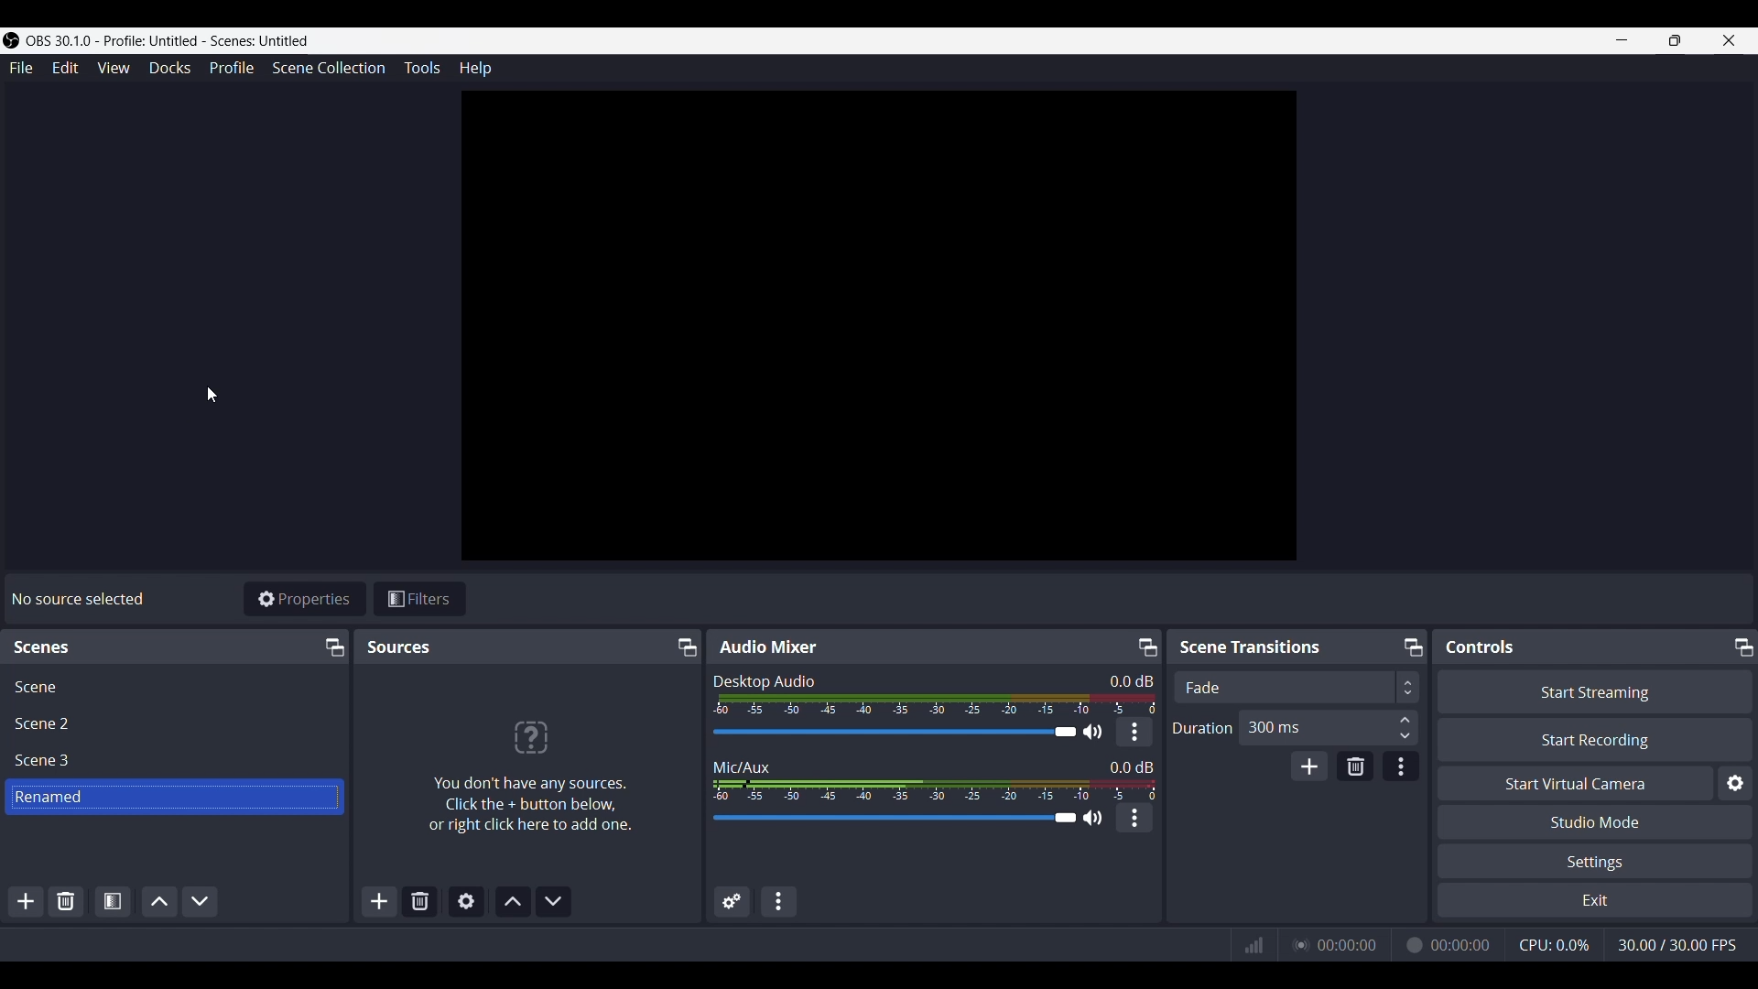  What do you see at coordinates (48, 761) in the screenshot?
I see `Scene 3` at bounding box center [48, 761].